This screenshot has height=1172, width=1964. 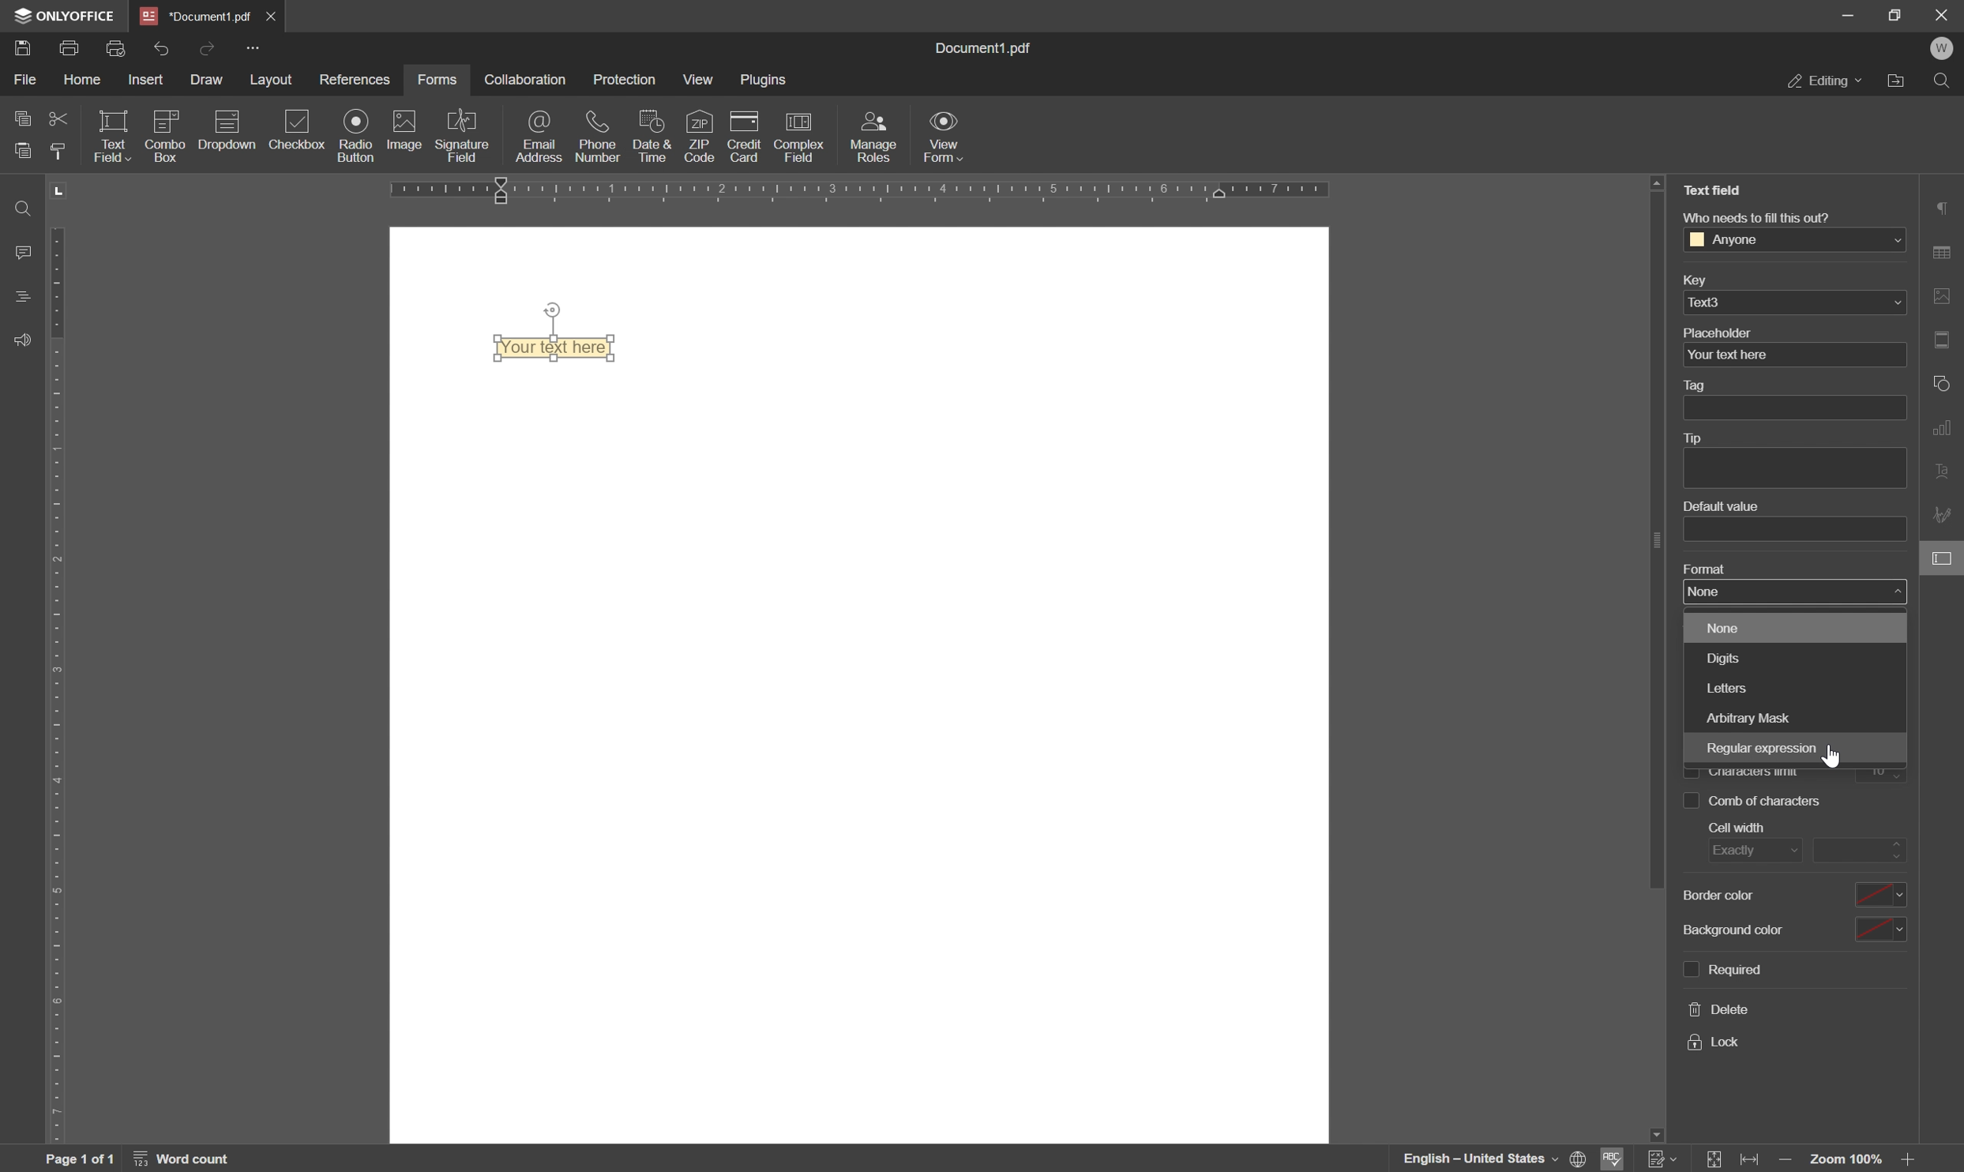 What do you see at coordinates (1735, 828) in the screenshot?
I see `cell width` at bounding box center [1735, 828].